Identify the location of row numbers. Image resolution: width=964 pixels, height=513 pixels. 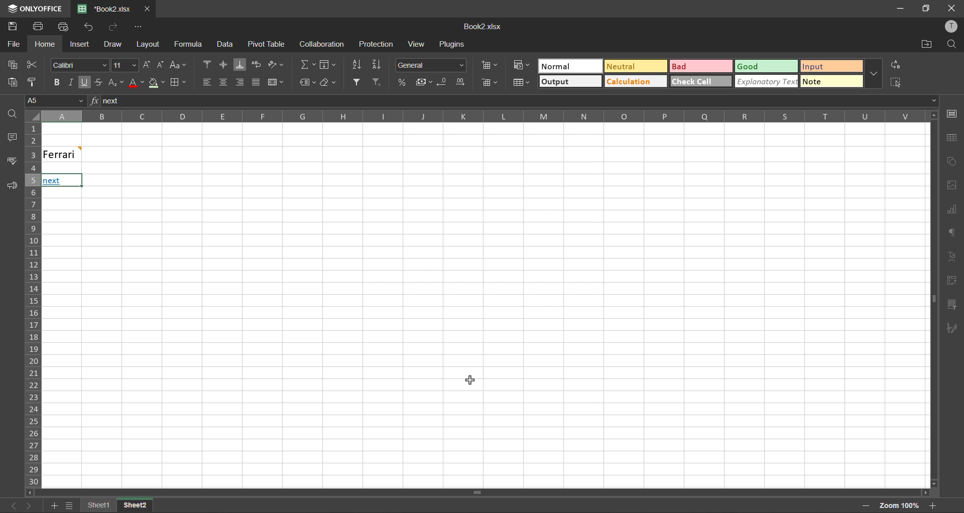
(32, 305).